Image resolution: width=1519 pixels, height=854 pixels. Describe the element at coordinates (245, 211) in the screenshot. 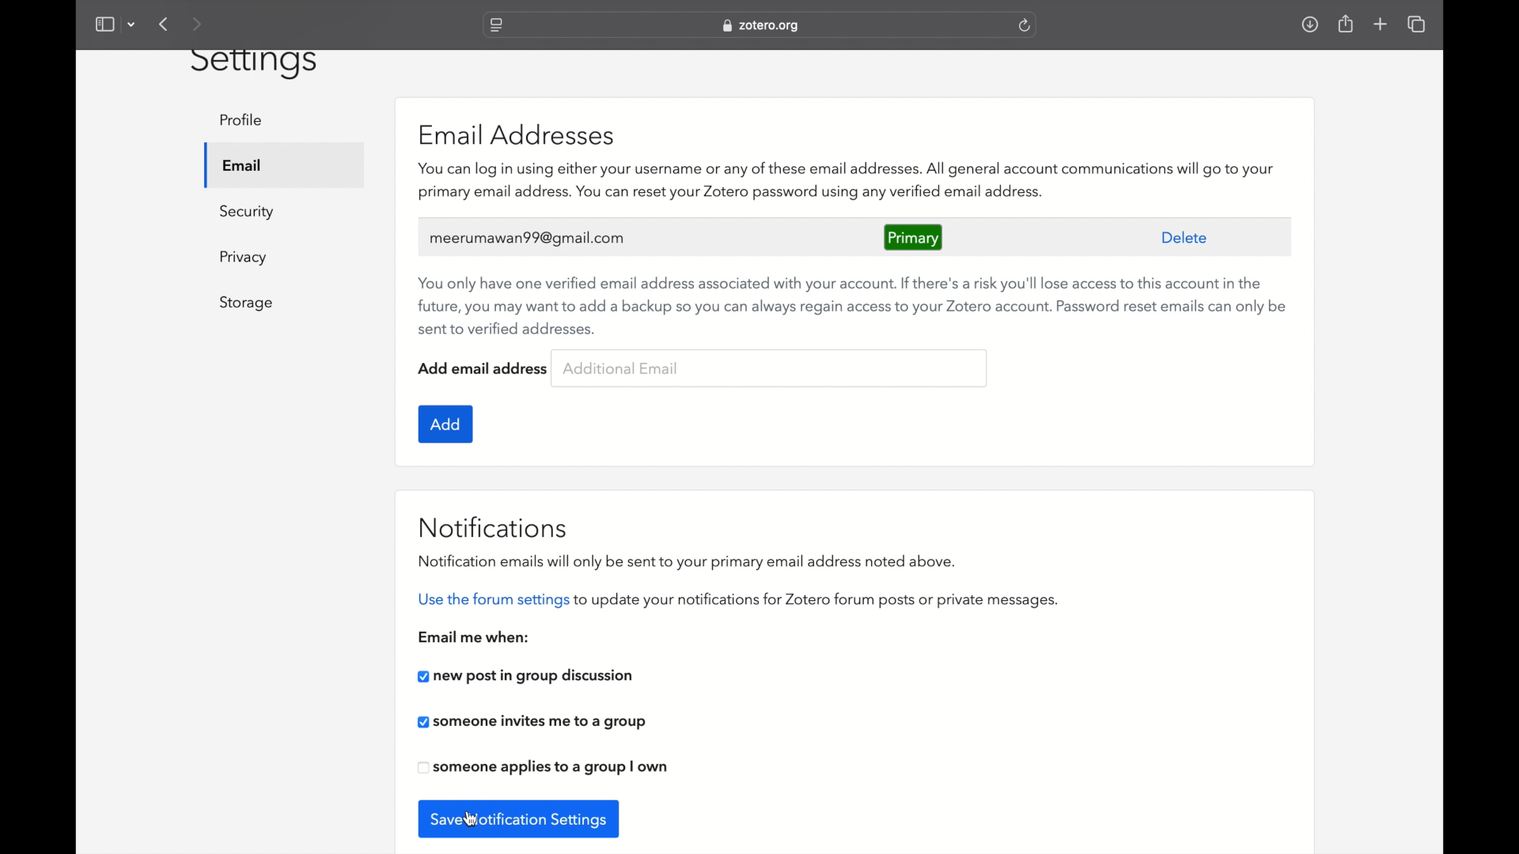

I see `security` at that location.